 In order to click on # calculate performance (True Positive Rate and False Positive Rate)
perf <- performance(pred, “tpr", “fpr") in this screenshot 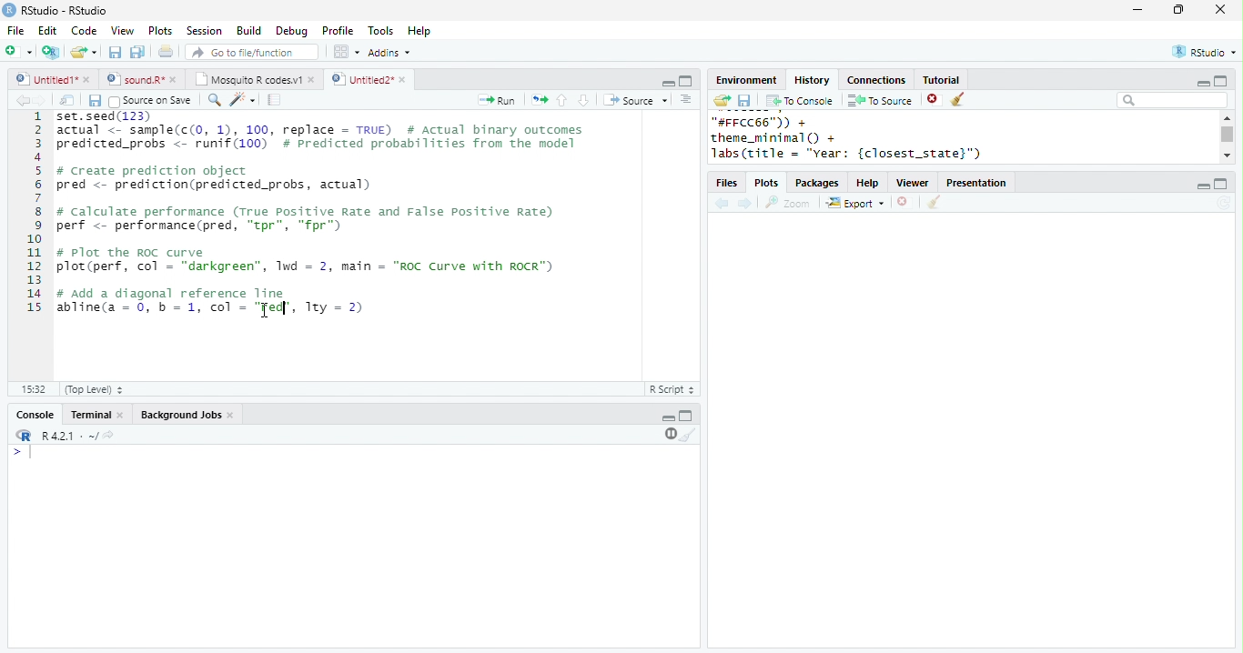, I will do `click(306, 218)`.